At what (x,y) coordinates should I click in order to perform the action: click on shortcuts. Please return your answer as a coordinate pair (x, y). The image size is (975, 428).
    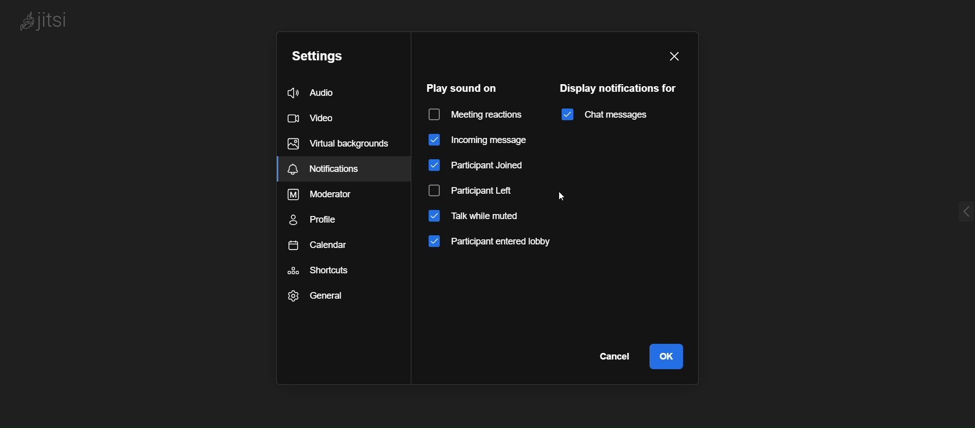
    Looking at the image, I should click on (333, 275).